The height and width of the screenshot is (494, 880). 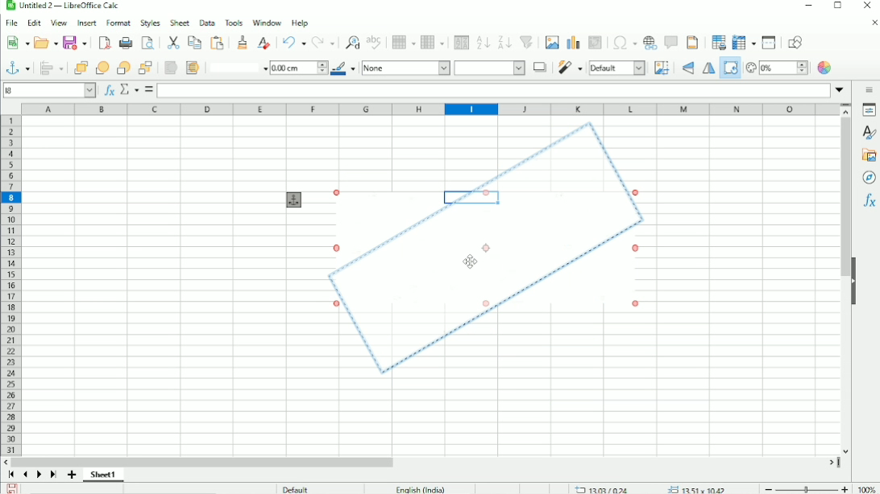 I want to click on Expand formula bar, so click(x=840, y=89).